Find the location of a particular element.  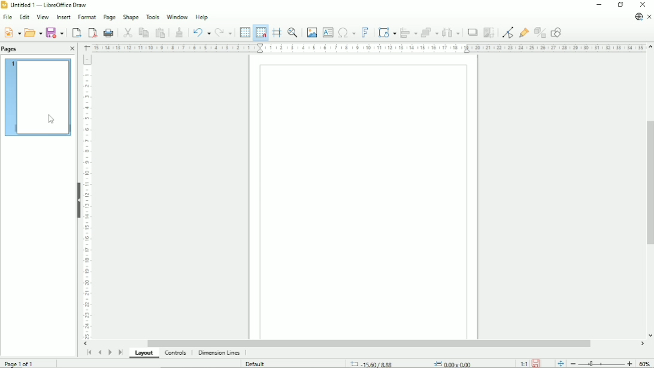

Horizontal scrollbar is located at coordinates (368, 343).